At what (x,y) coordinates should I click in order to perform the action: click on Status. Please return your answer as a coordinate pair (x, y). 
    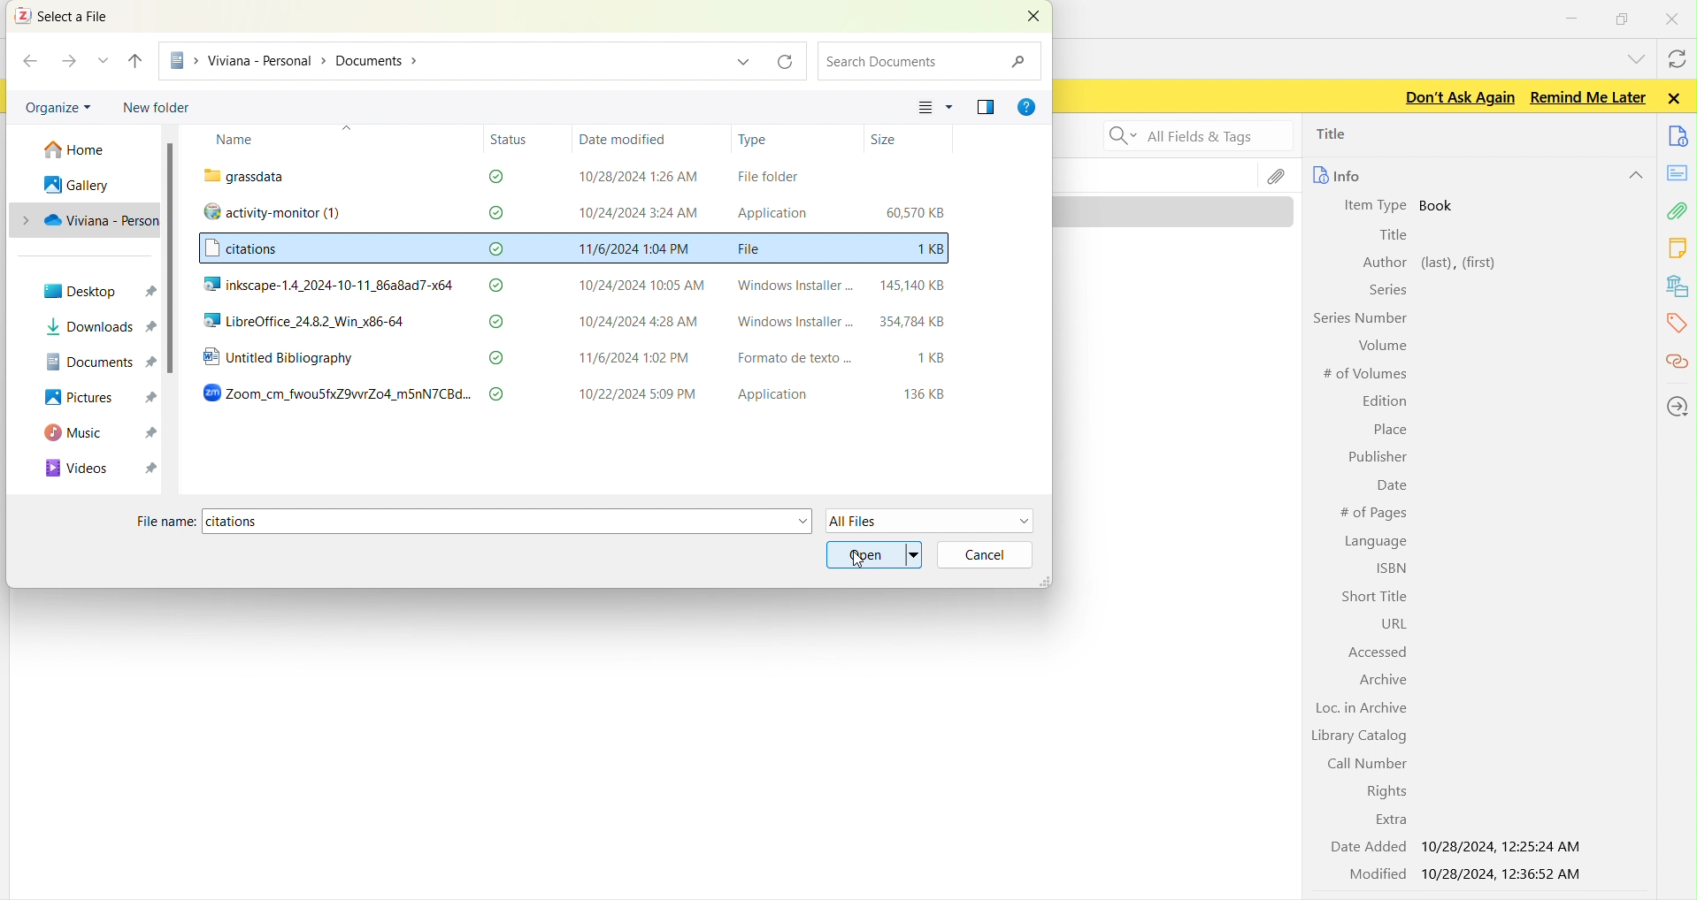
    Looking at the image, I should click on (504, 141).